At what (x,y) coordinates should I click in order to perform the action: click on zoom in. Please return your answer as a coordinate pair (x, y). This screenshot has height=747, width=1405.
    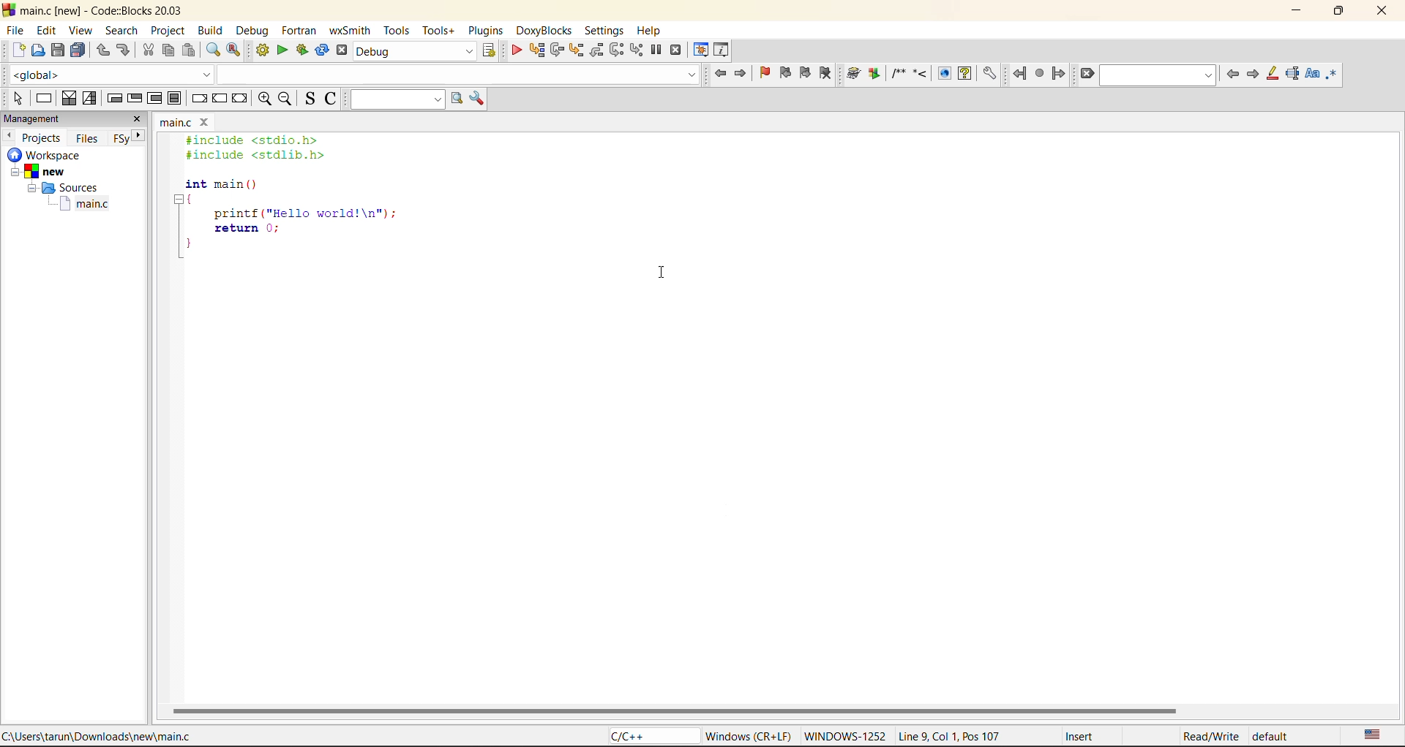
    Looking at the image, I should click on (263, 99).